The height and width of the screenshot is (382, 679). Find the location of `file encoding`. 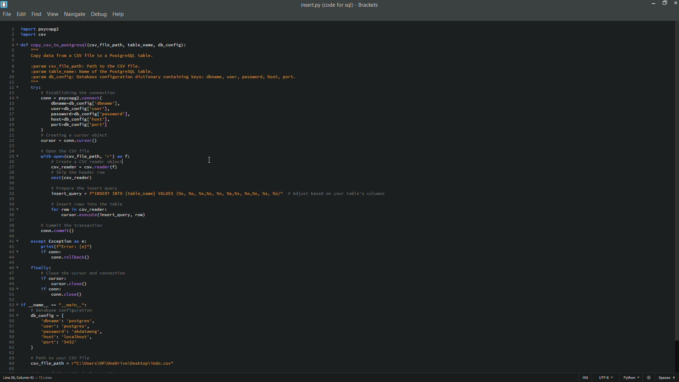

file encoding is located at coordinates (607, 378).